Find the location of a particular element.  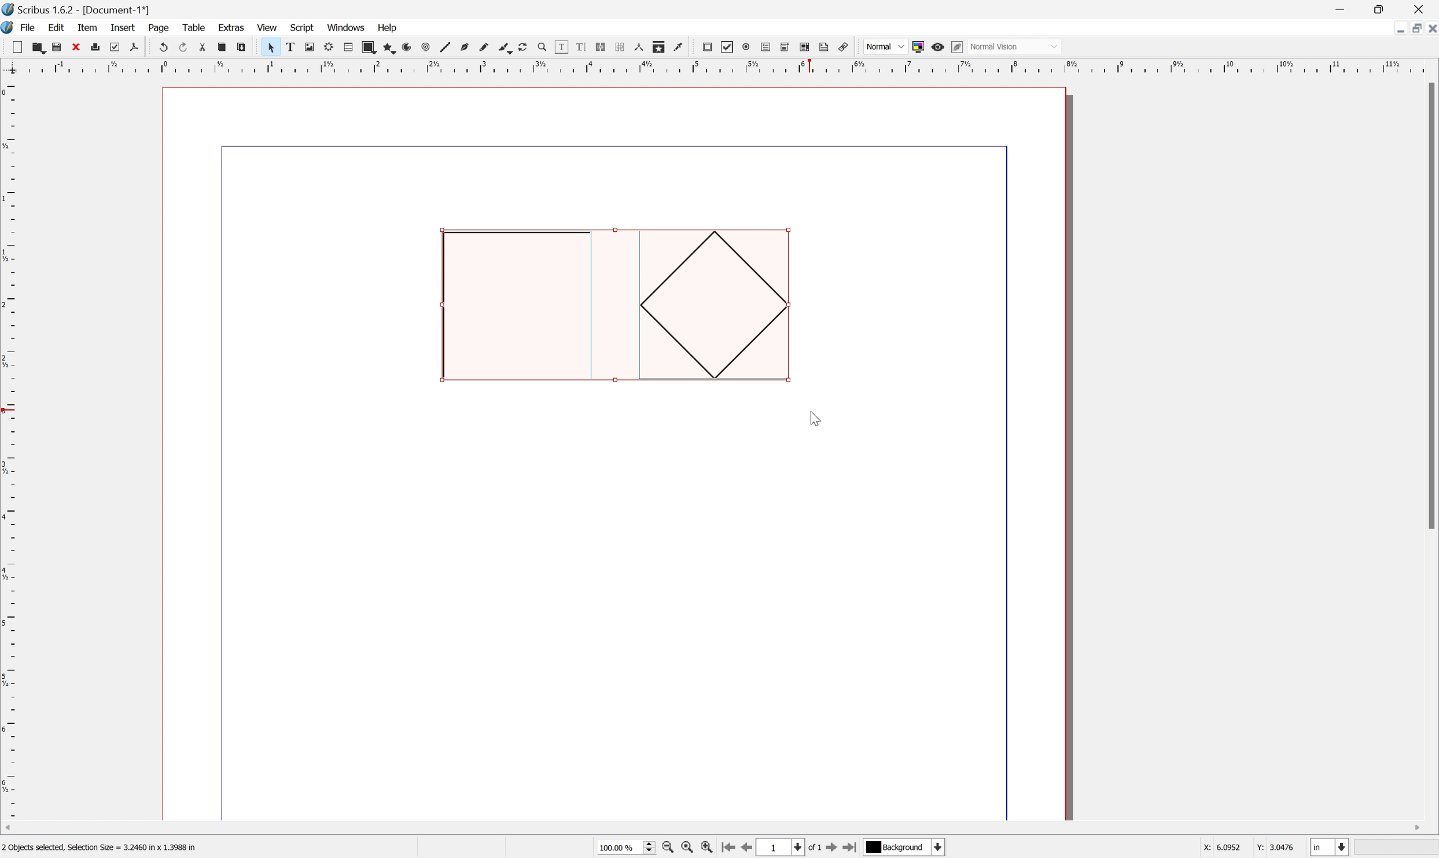

cut is located at coordinates (201, 47).